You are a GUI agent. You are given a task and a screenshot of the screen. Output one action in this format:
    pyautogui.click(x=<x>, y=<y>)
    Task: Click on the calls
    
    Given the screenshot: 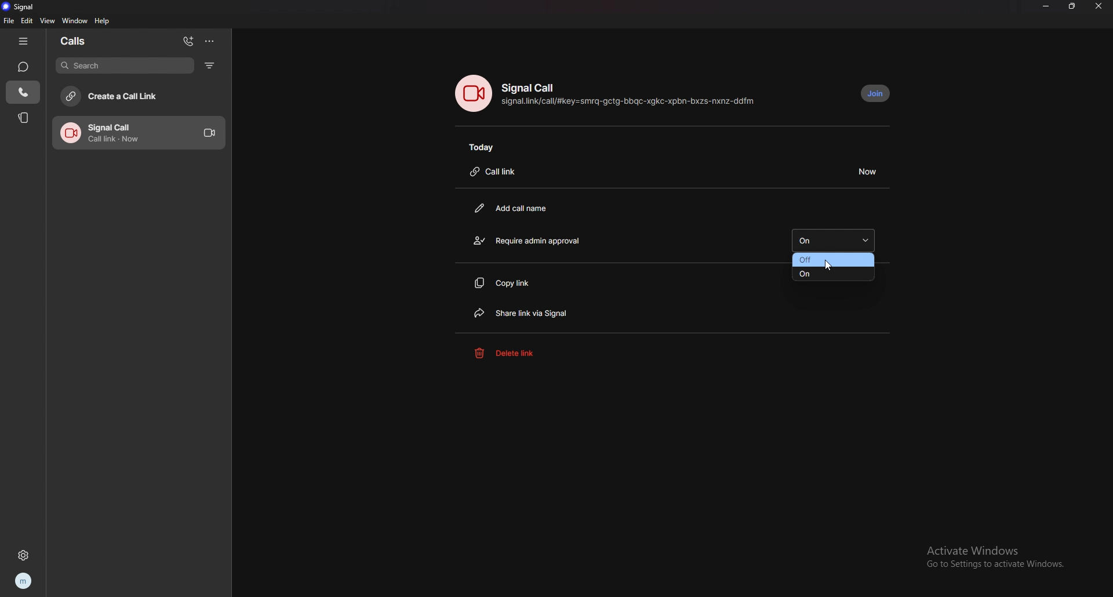 What is the action you would take?
    pyautogui.click(x=87, y=40)
    